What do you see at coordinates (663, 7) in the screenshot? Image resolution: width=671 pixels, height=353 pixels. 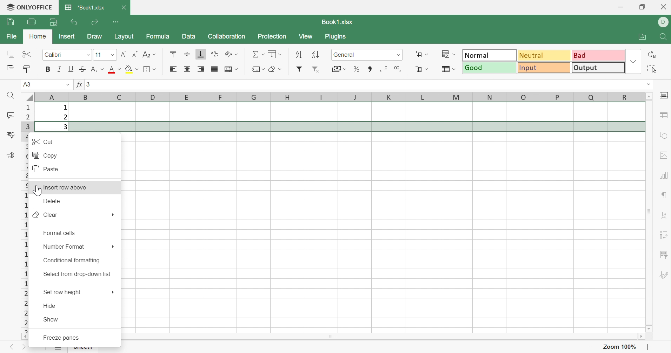 I see `Close` at bounding box center [663, 7].